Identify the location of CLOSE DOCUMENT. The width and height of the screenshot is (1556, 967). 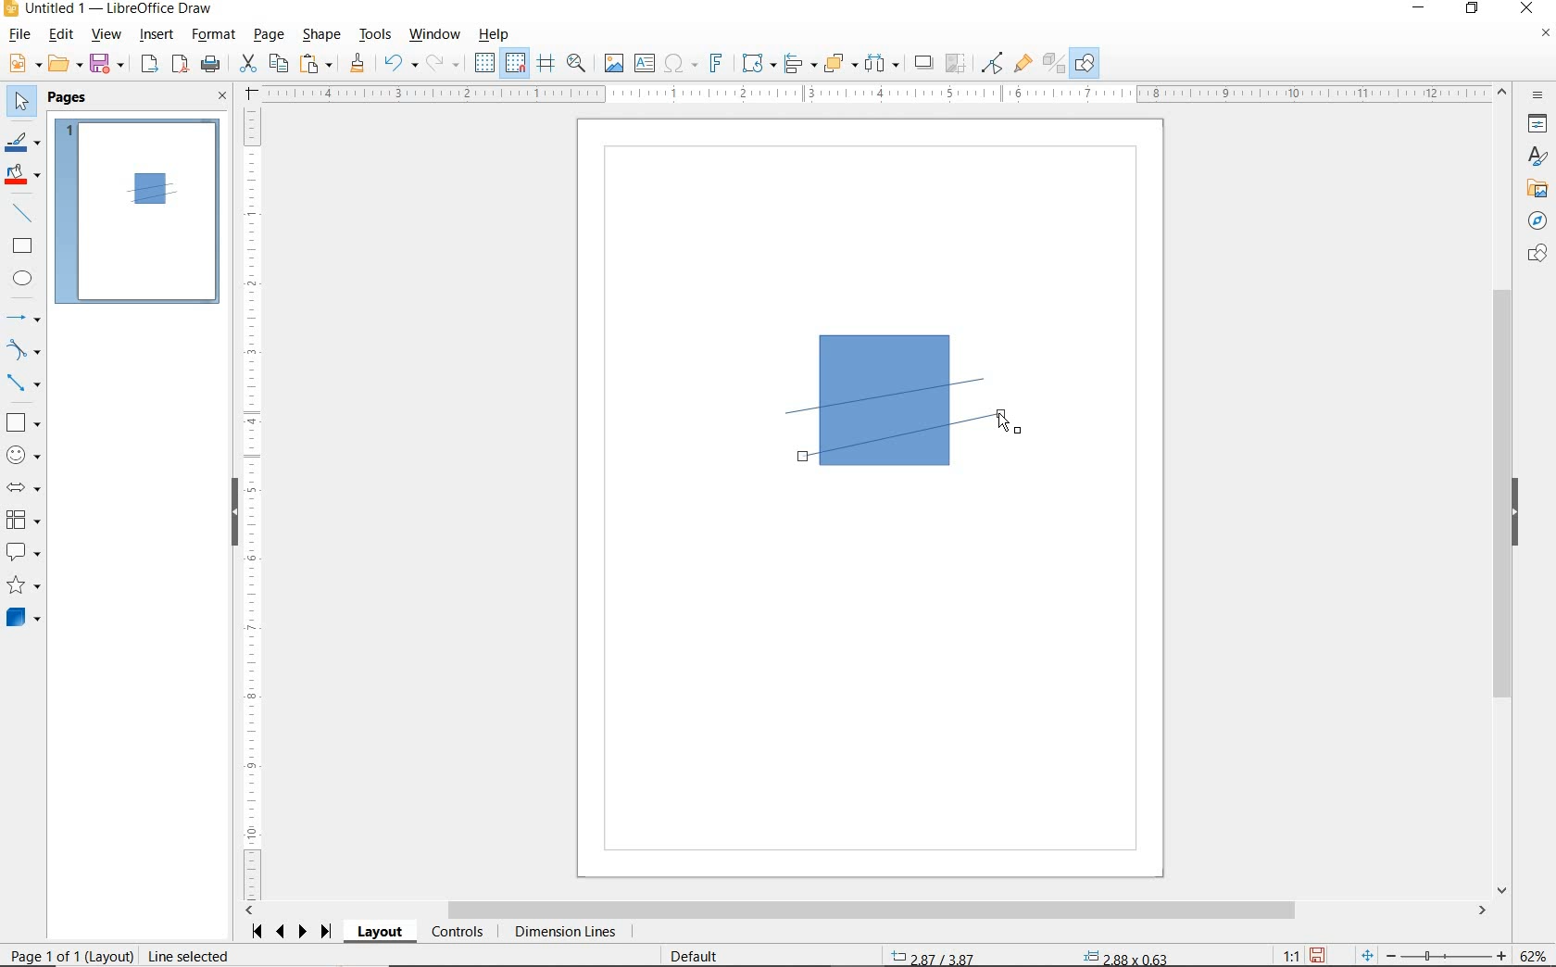
(1545, 34).